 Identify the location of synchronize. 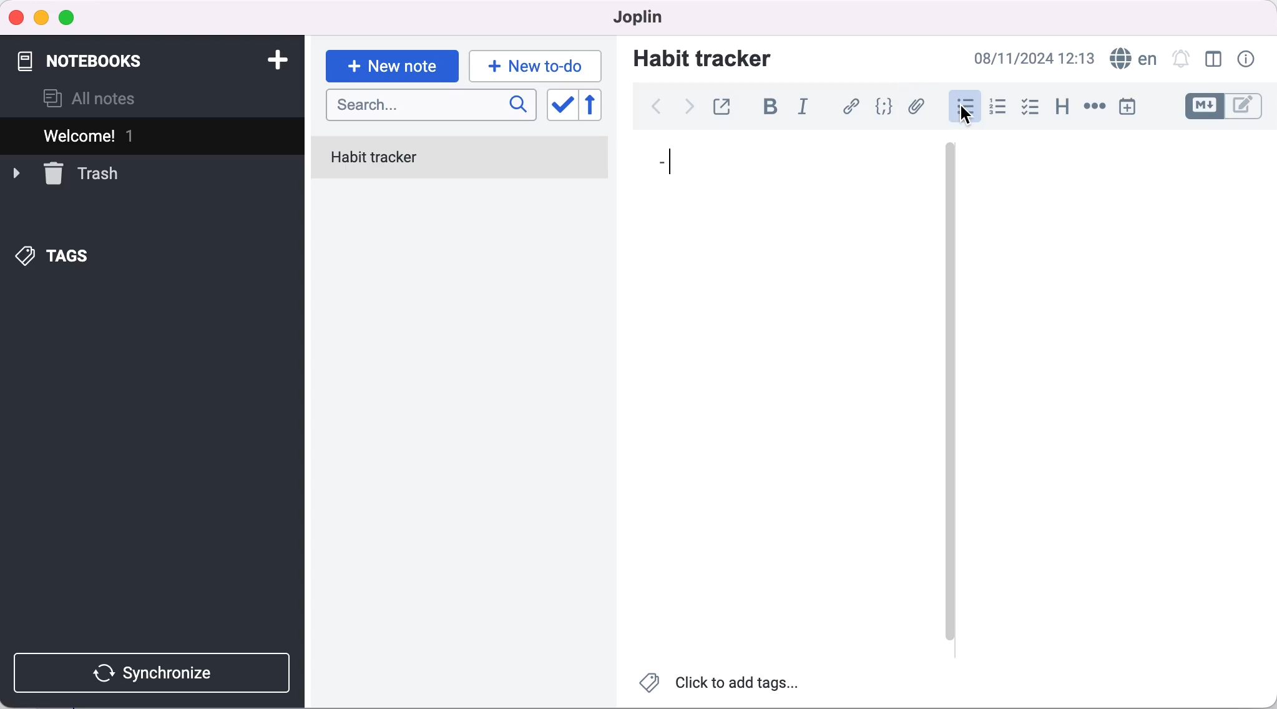
(155, 673).